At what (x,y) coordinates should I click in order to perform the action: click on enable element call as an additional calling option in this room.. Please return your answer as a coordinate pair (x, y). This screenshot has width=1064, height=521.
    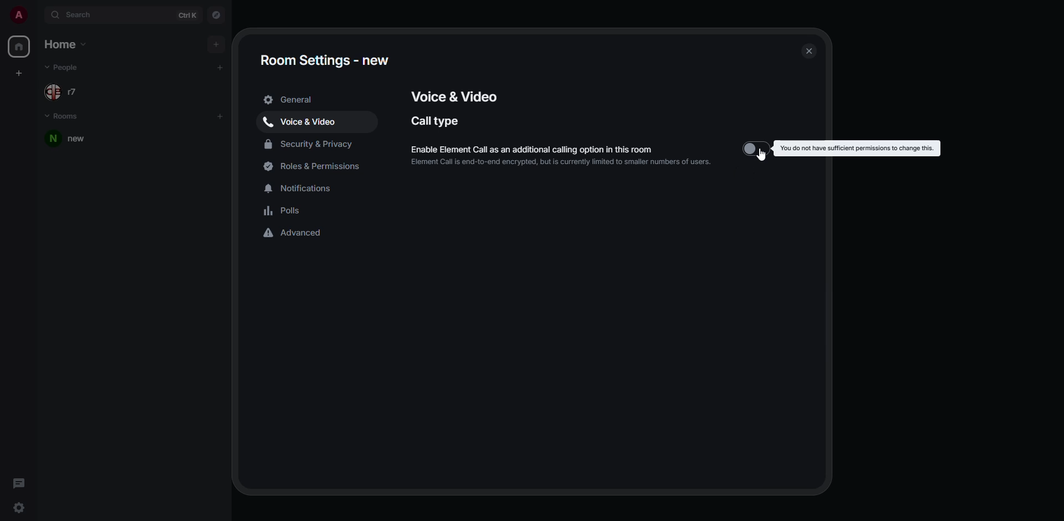
    Looking at the image, I should click on (569, 147).